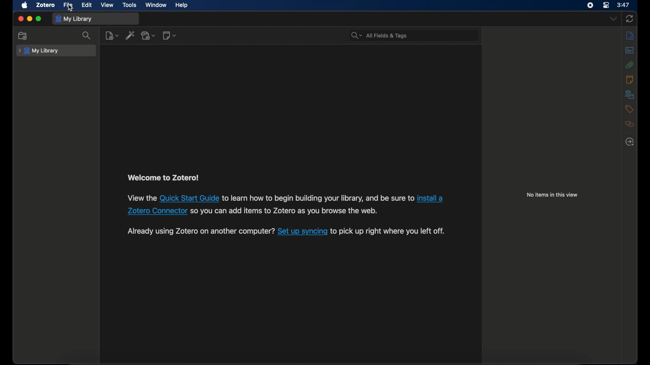 The image size is (650, 365). I want to click on hyperlink, so click(432, 199).